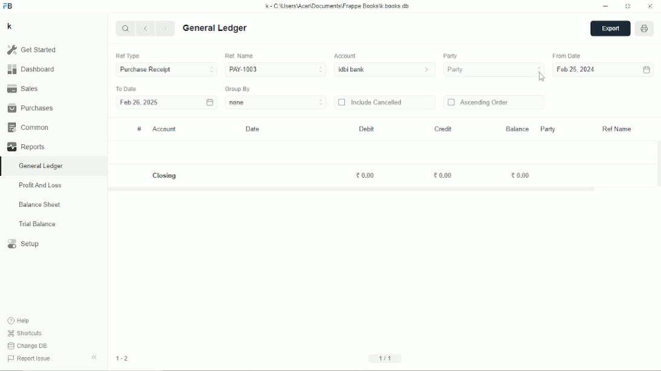  Describe the element at coordinates (94, 358) in the screenshot. I see `Hide sidebar` at that location.